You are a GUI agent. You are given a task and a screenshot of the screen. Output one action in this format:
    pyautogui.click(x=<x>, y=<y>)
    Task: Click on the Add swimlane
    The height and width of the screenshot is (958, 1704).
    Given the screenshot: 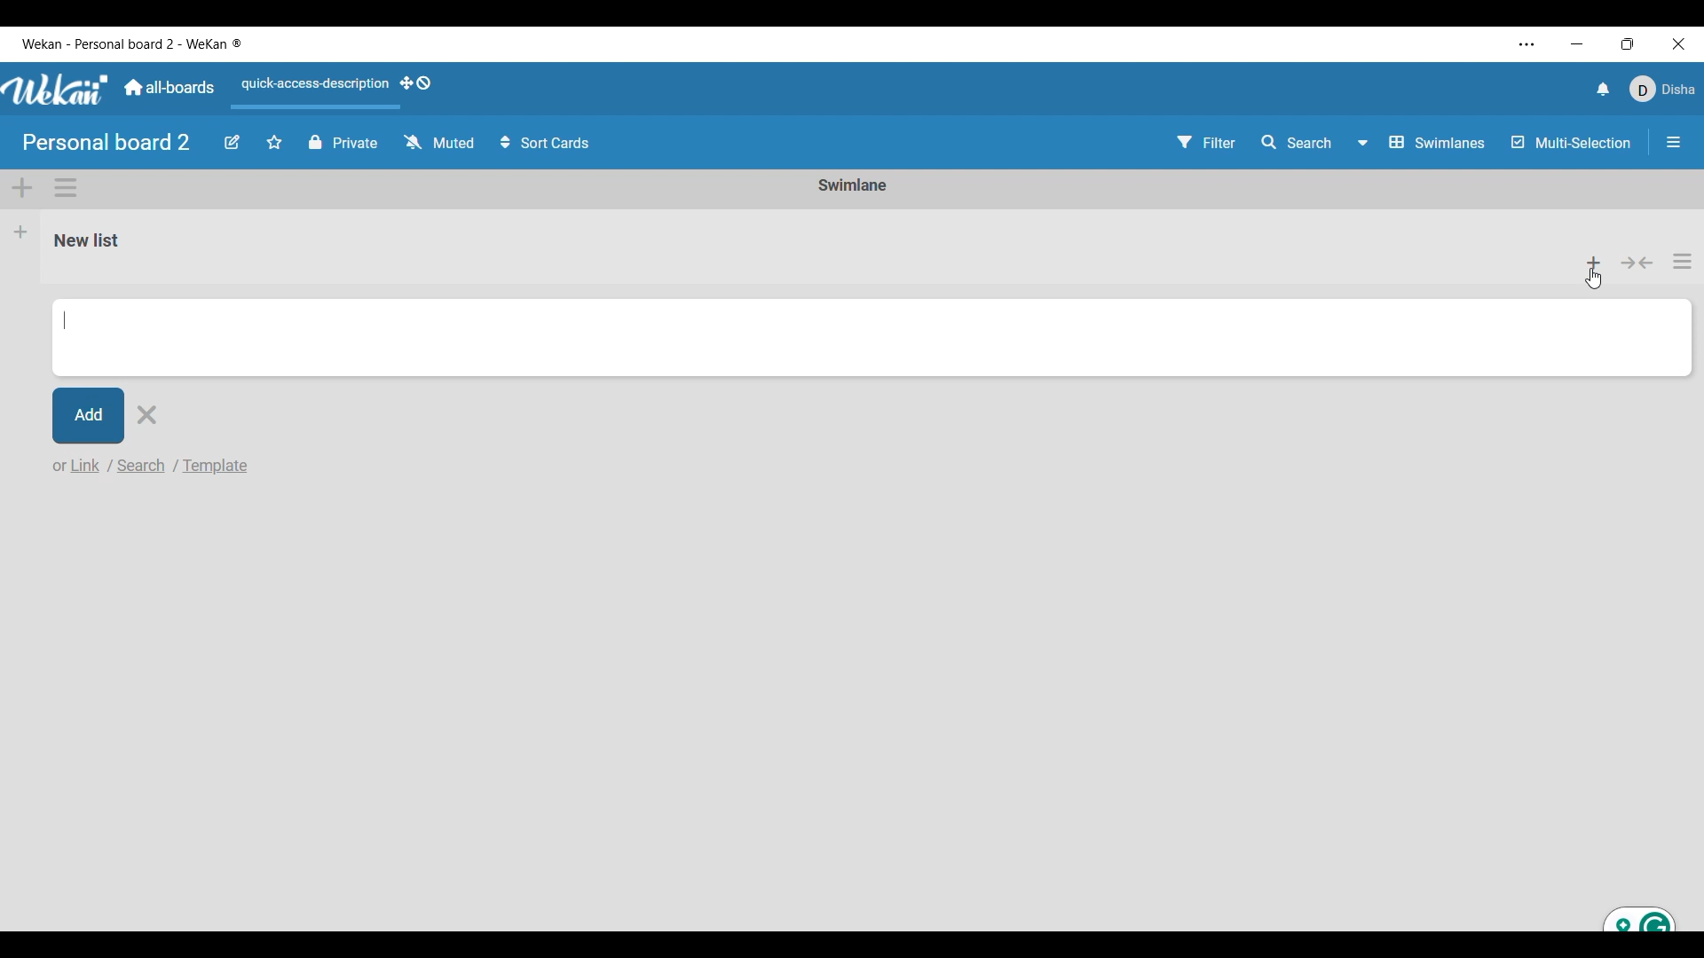 What is the action you would take?
    pyautogui.click(x=23, y=189)
    